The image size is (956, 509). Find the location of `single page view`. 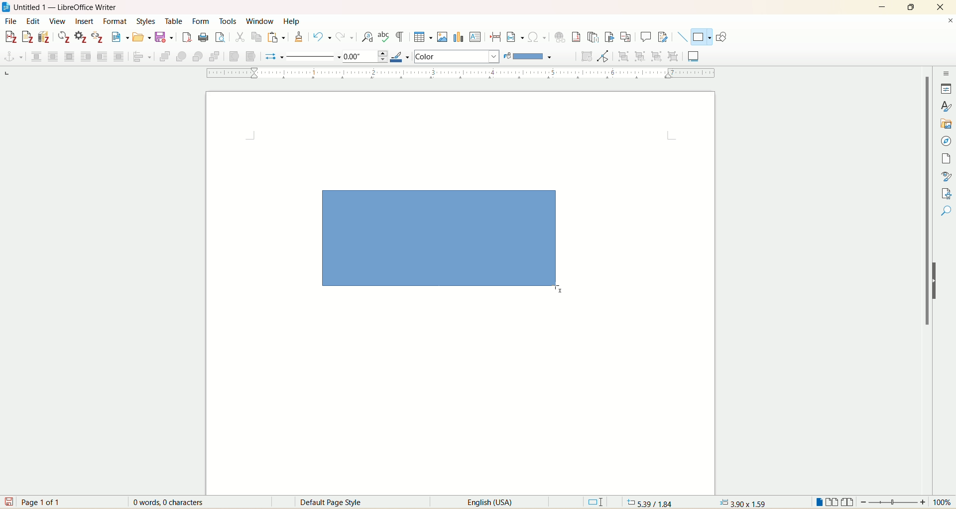

single page view is located at coordinates (819, 502).